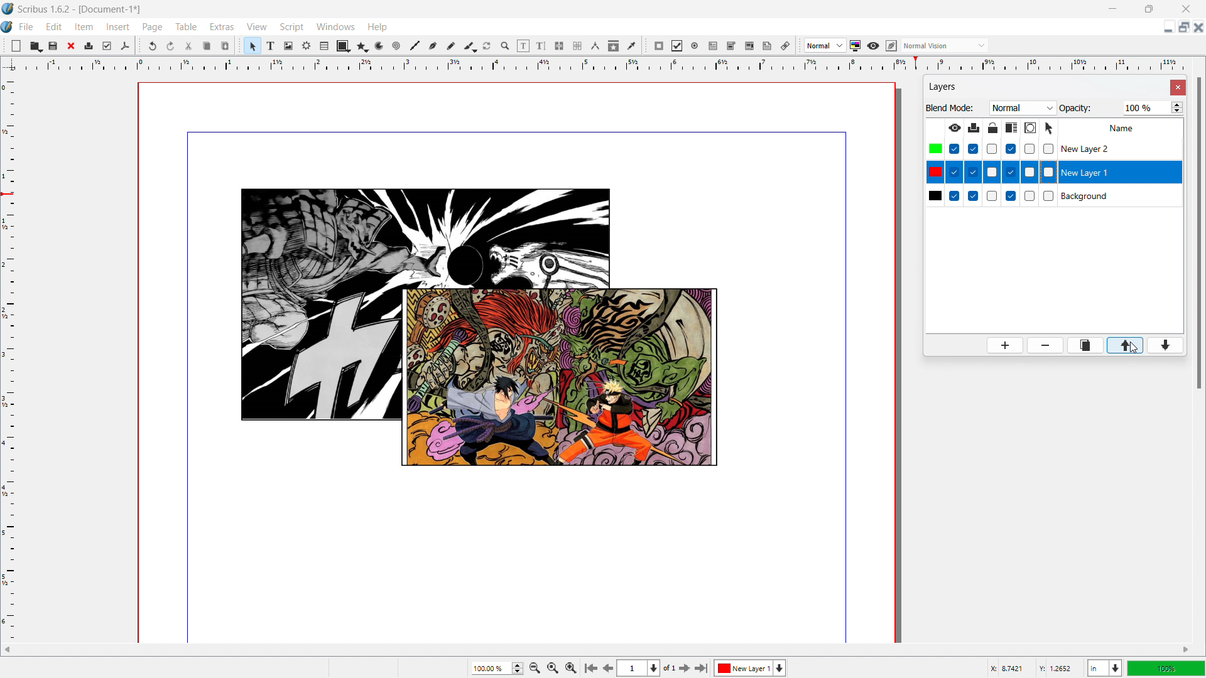 This screenshot has height=678, width=1206. What do you see at coordinates (659, 46) in the screenshot?
I see `pdf push button` at bounding box center [659, 46].